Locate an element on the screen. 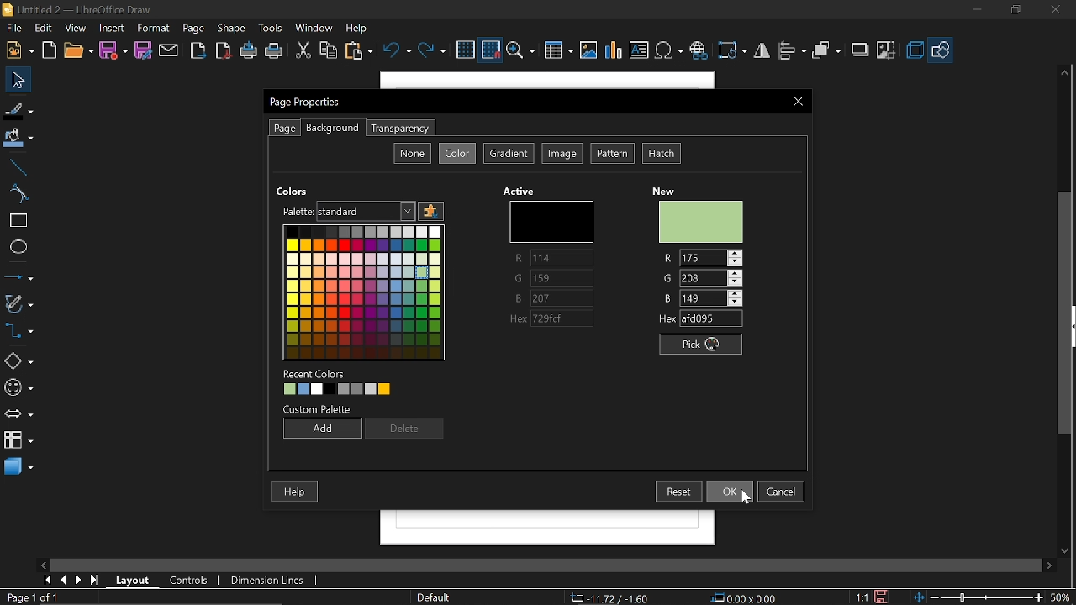 The height and width of the screenshot is (605, 1076). R is located at coordinates (705, 256).